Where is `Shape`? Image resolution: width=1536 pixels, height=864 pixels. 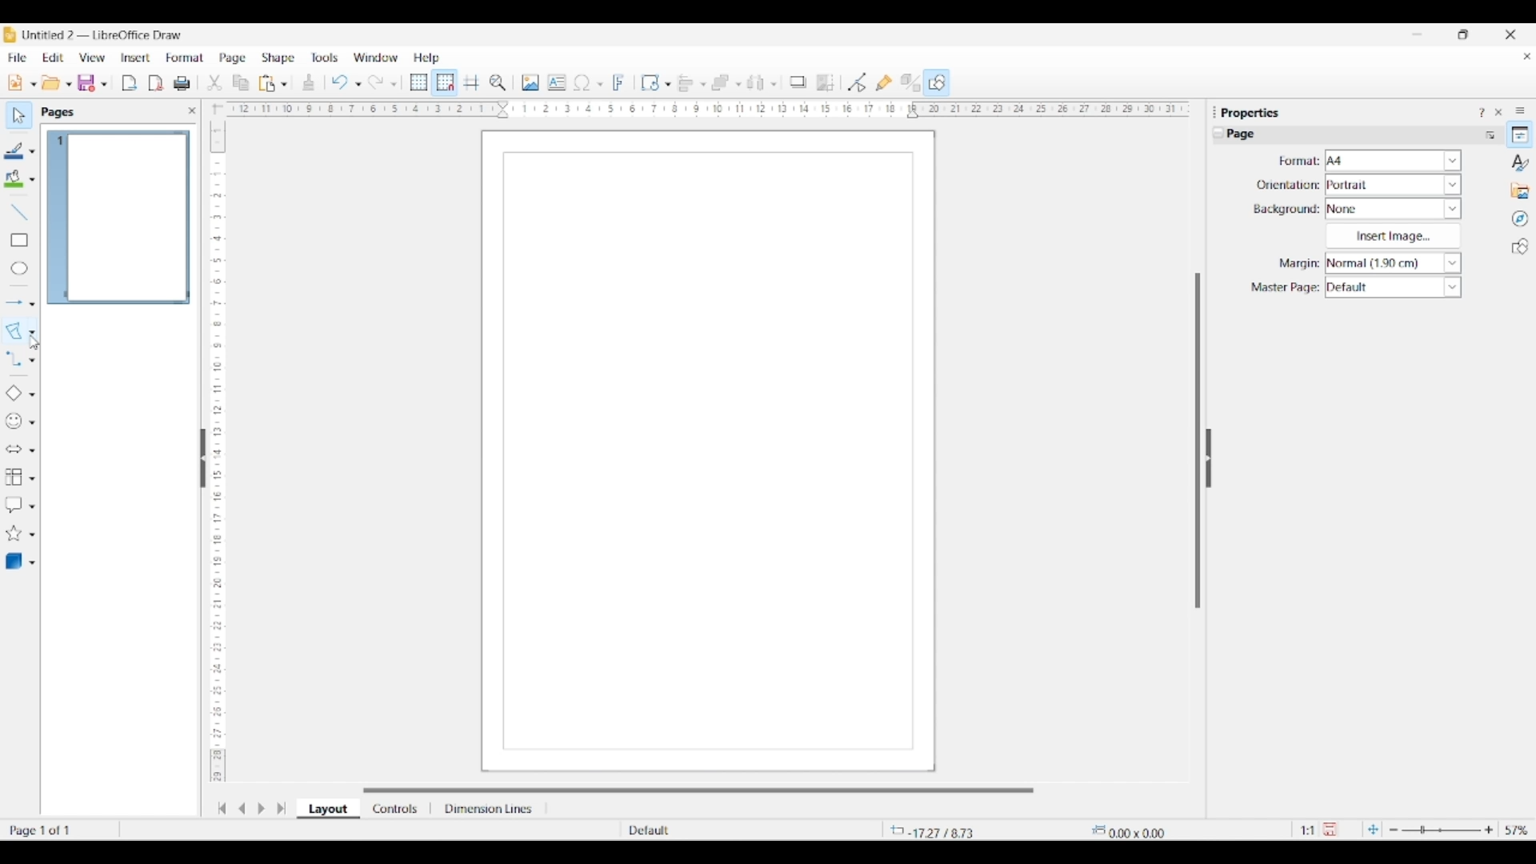 Shape is located at coordinates (279, 58).